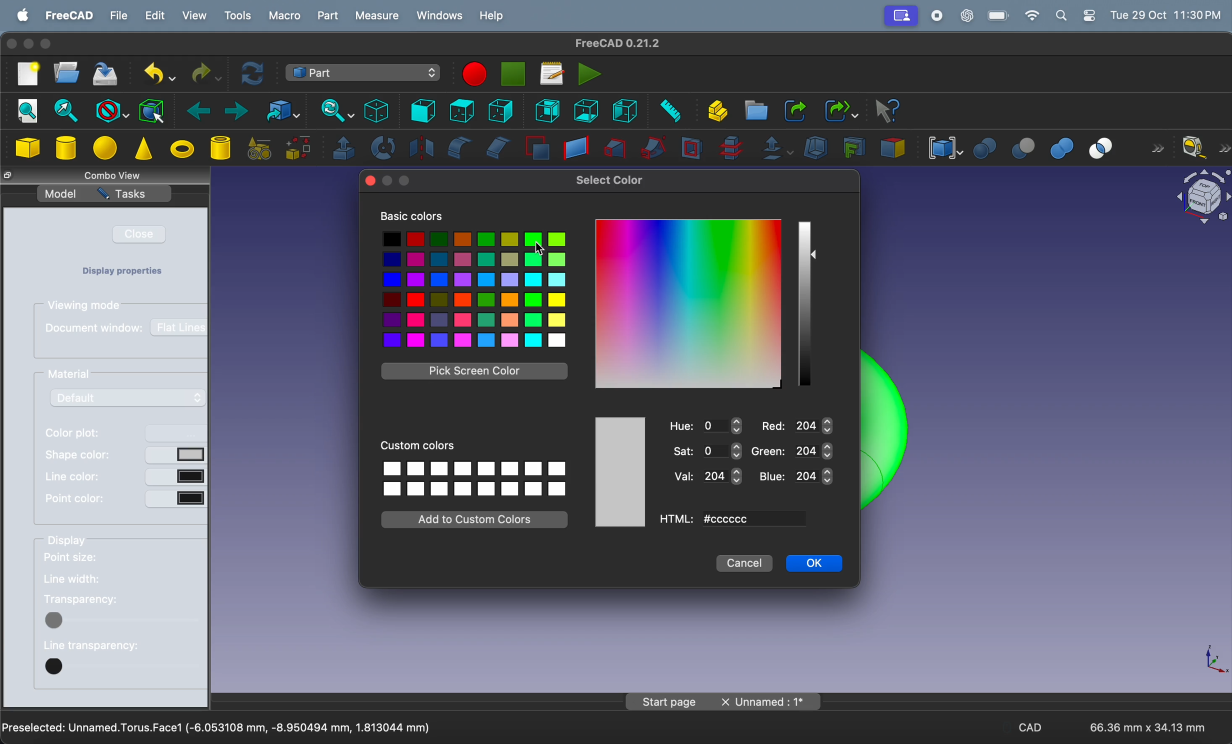 The width and height of the screenshot is (1232, 744). What do you see at coordinates (1206, 147) in the screenshot?
I see `measure liner` at bounding box center [1206, 147].